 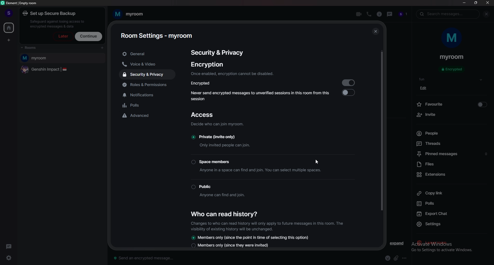 What do you see at coordinates (149, 106) in the screenshot?
I see `polls` at bounding box center [149, 106].